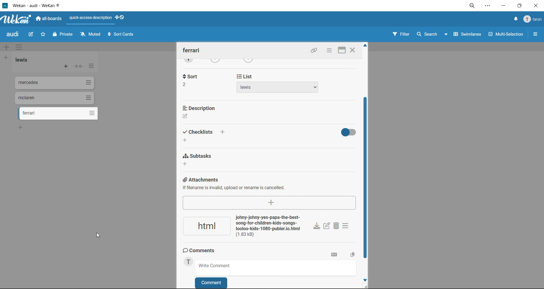 The image size is (544, 289). Describe the element at coordinates (352, 51) in the screenshot. I see `close` at that location.